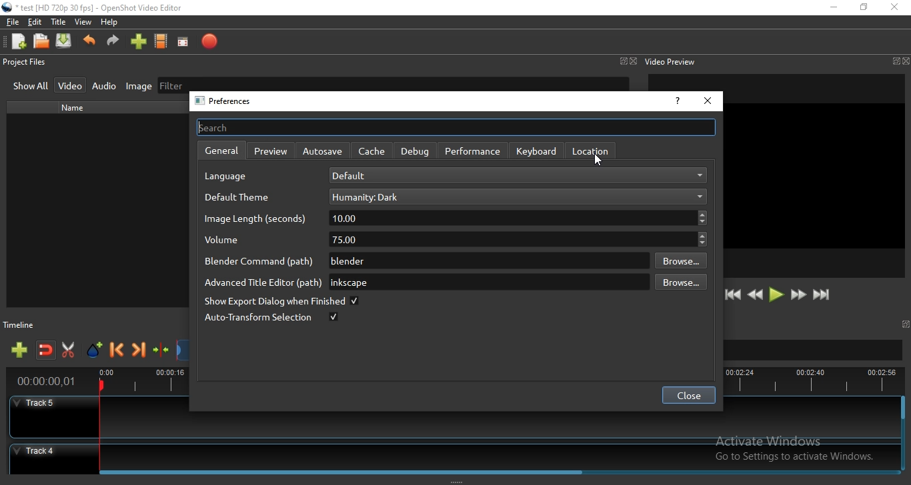 This screenshot has height=485, width=911. I want to click on Show all, so click(31, 87).